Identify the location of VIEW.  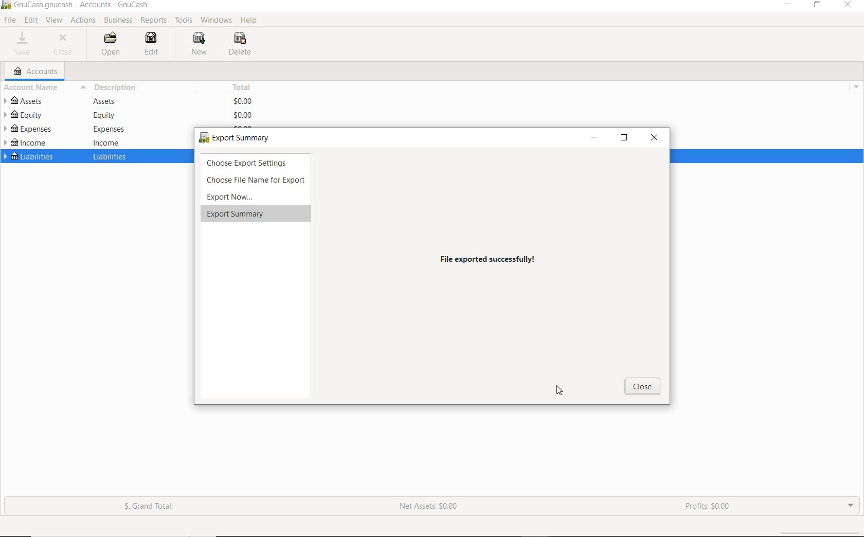
(56, 20).